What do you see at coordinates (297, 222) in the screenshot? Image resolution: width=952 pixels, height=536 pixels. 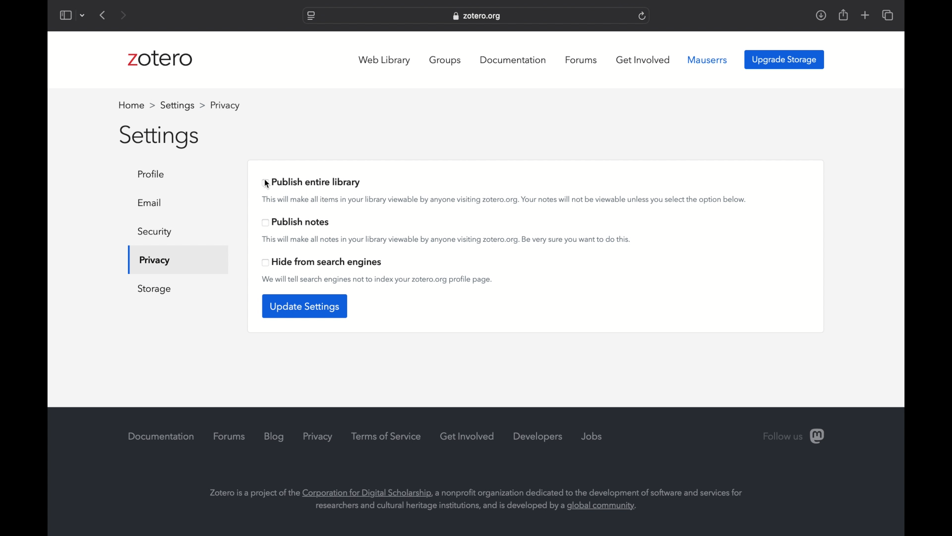 I see `publish notes` at bounding box center [297, 222].